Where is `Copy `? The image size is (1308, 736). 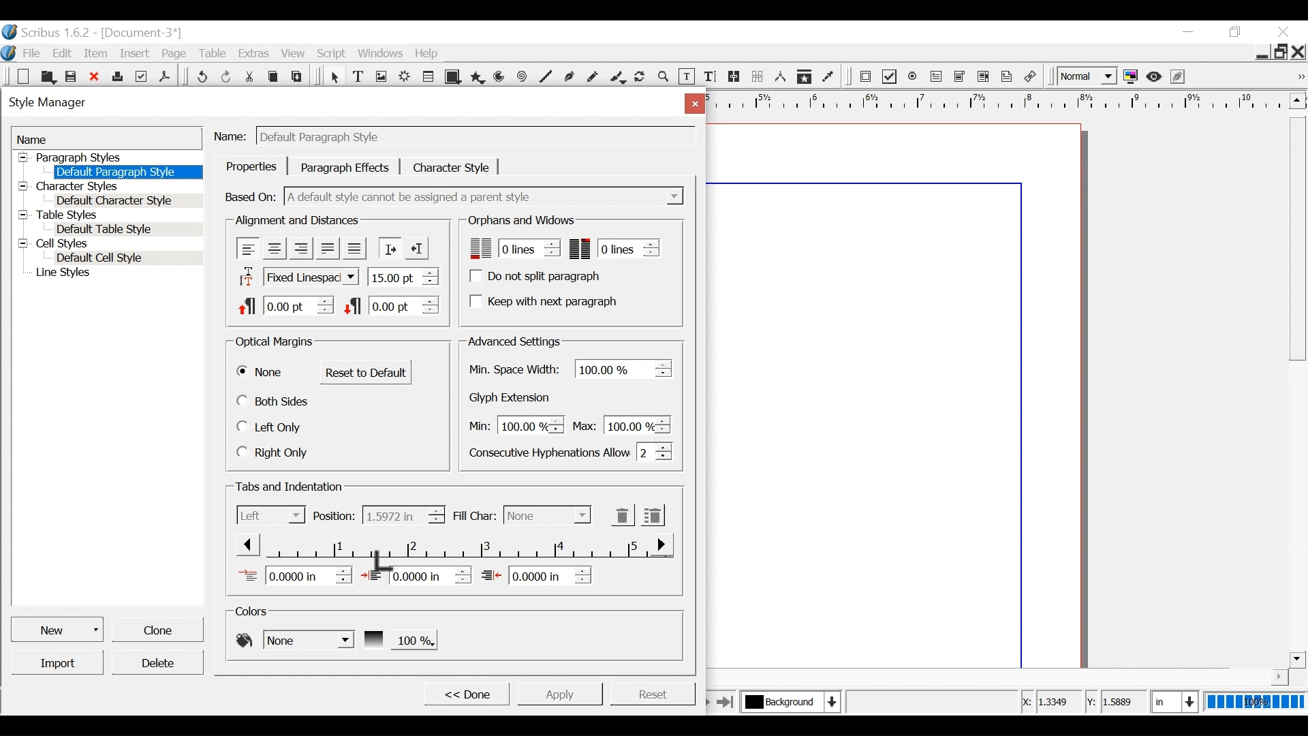 Copy  is located at coordinates (275, 75).